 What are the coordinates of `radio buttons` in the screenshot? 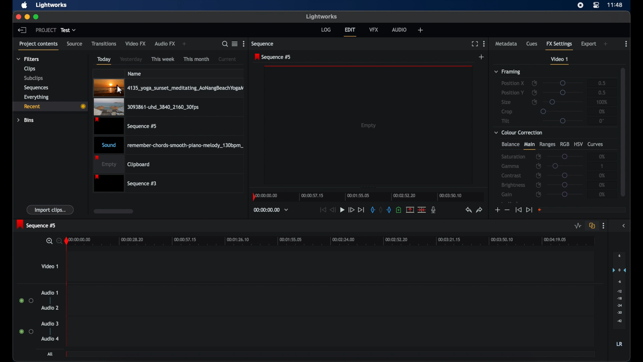 It's located at (26, 331).